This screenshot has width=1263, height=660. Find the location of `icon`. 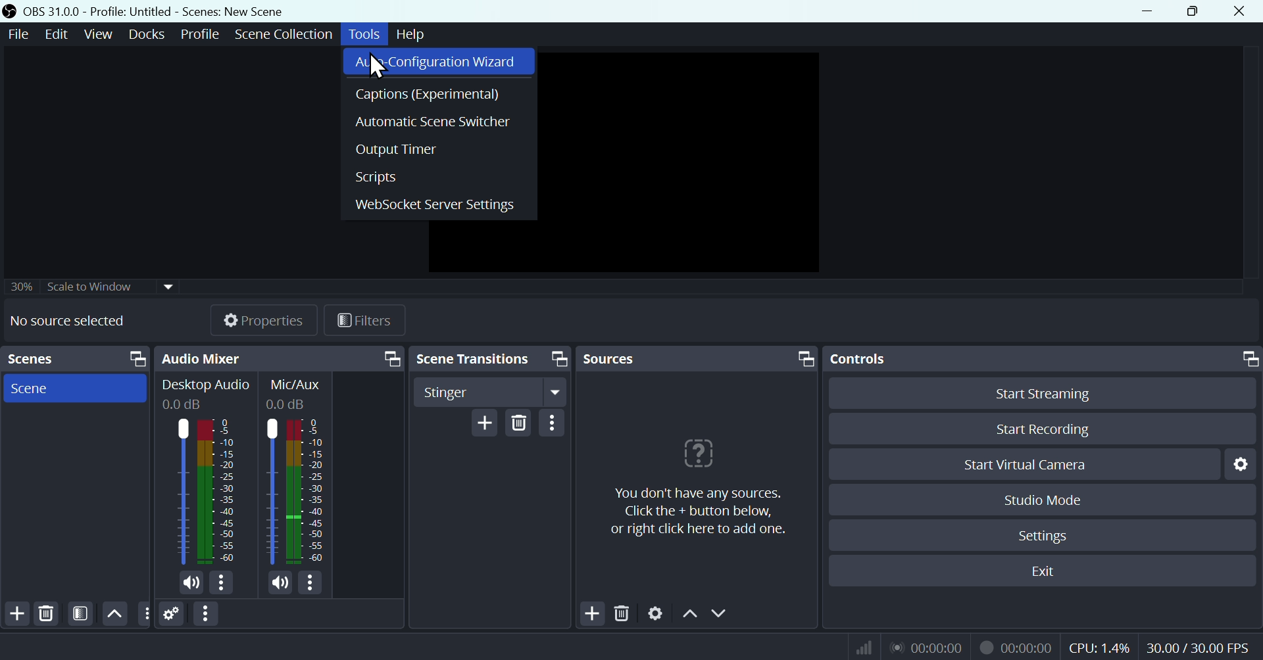

icon is located at coordinates (11, 12).